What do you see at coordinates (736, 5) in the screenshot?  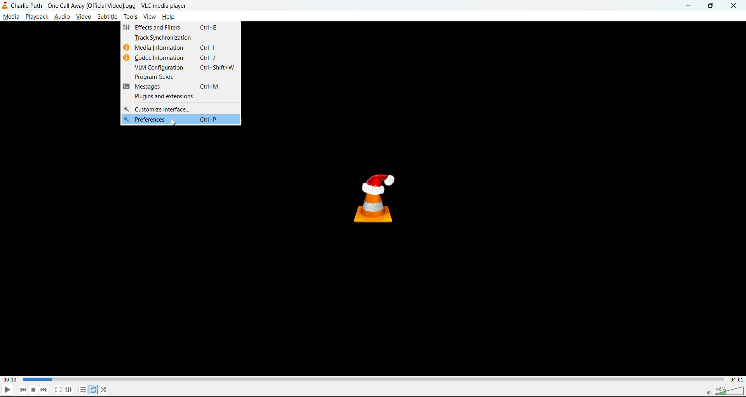 I see `close` at bounding box center [736, 5].